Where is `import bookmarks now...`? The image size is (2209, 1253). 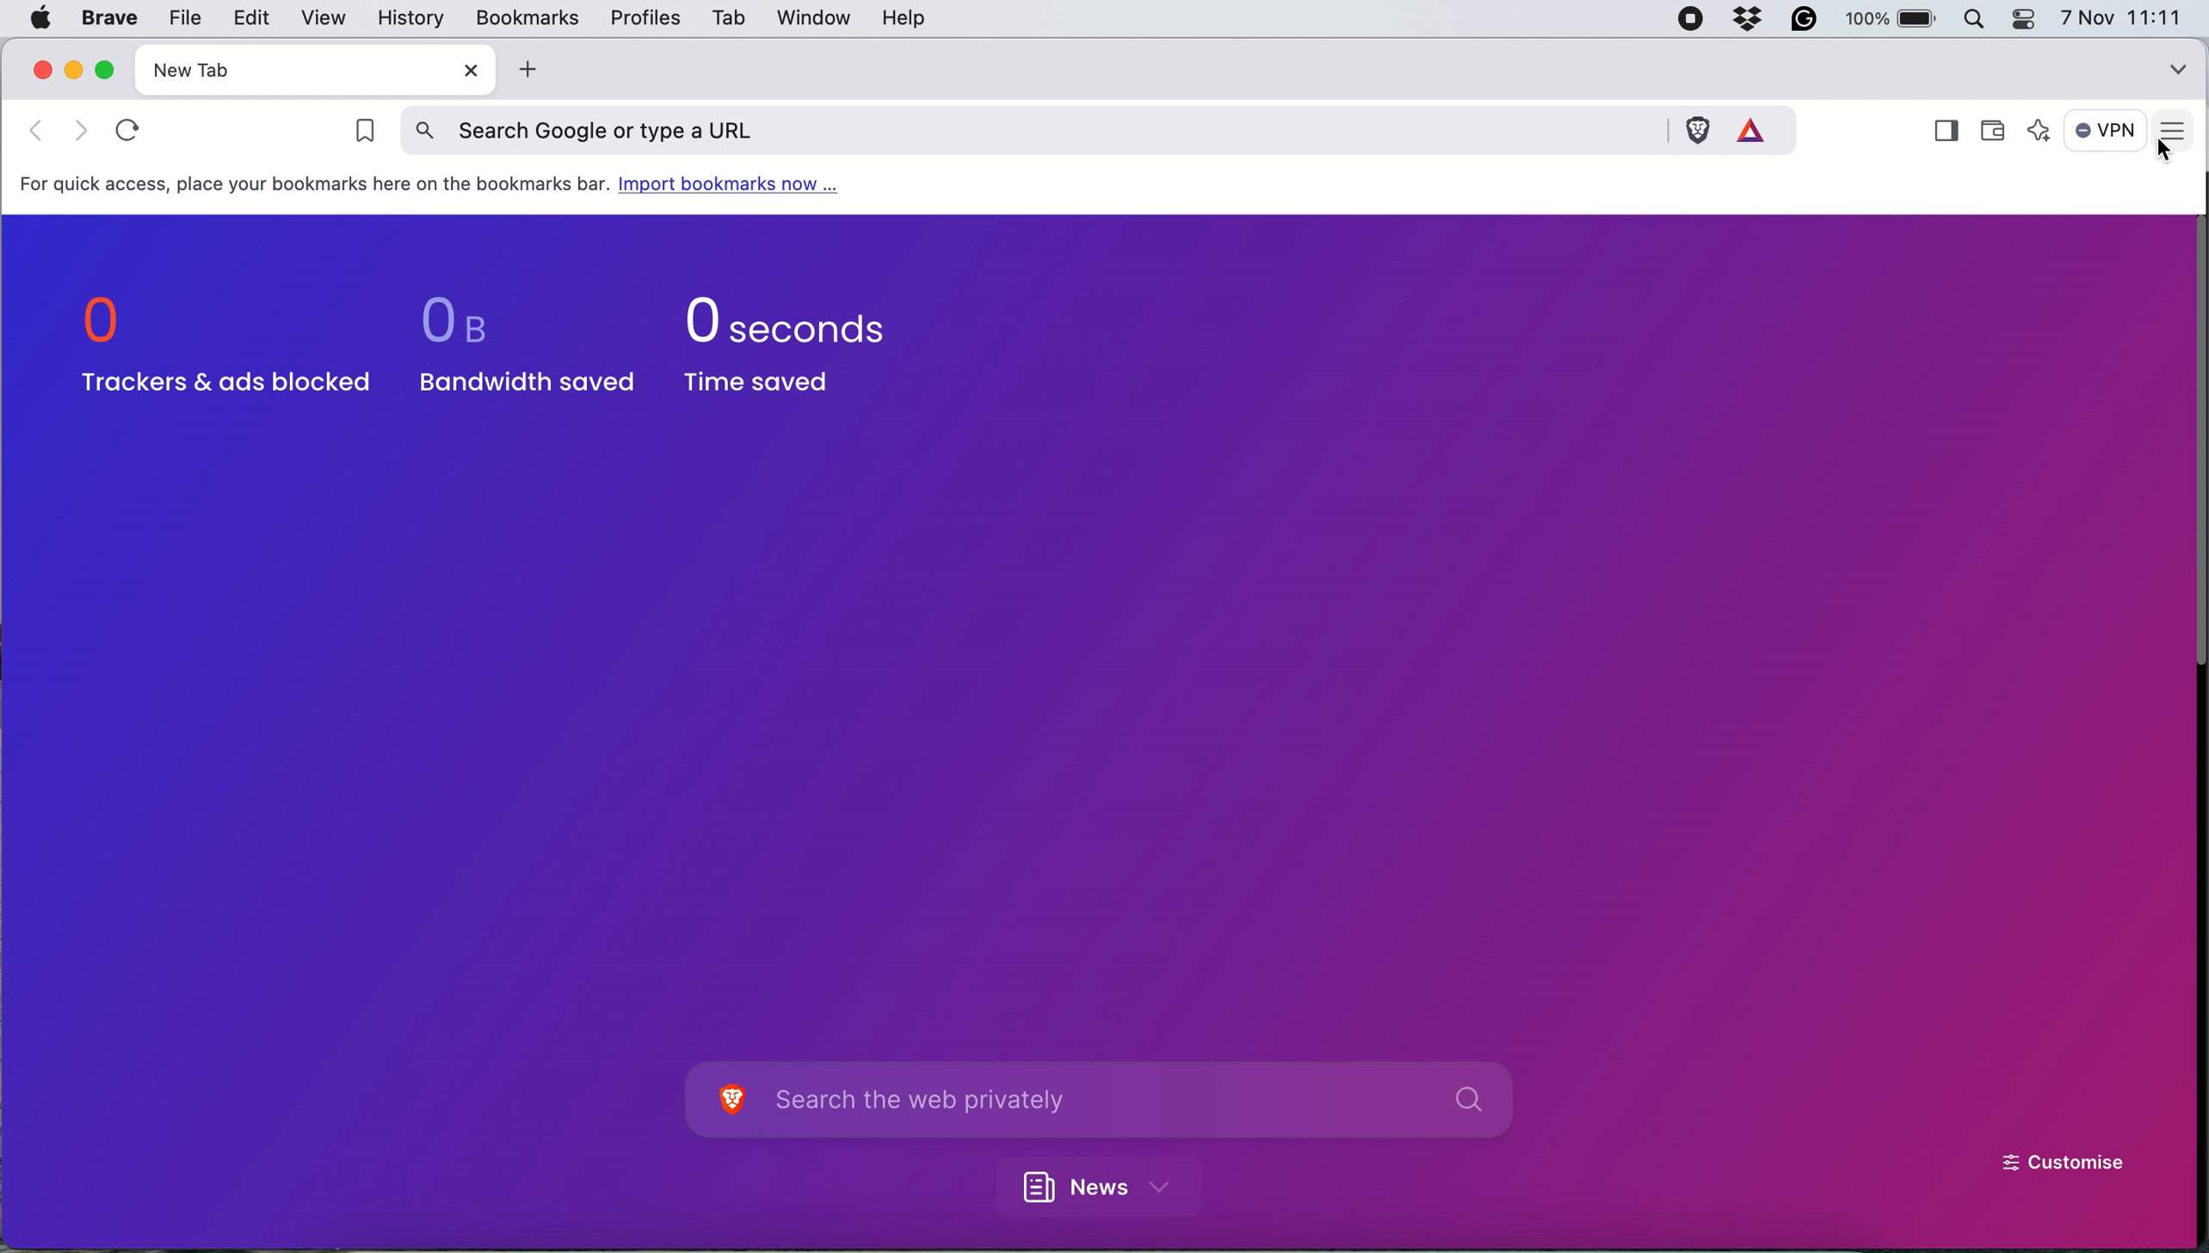
import bookmarks now... is located at coordinates (741, 187).